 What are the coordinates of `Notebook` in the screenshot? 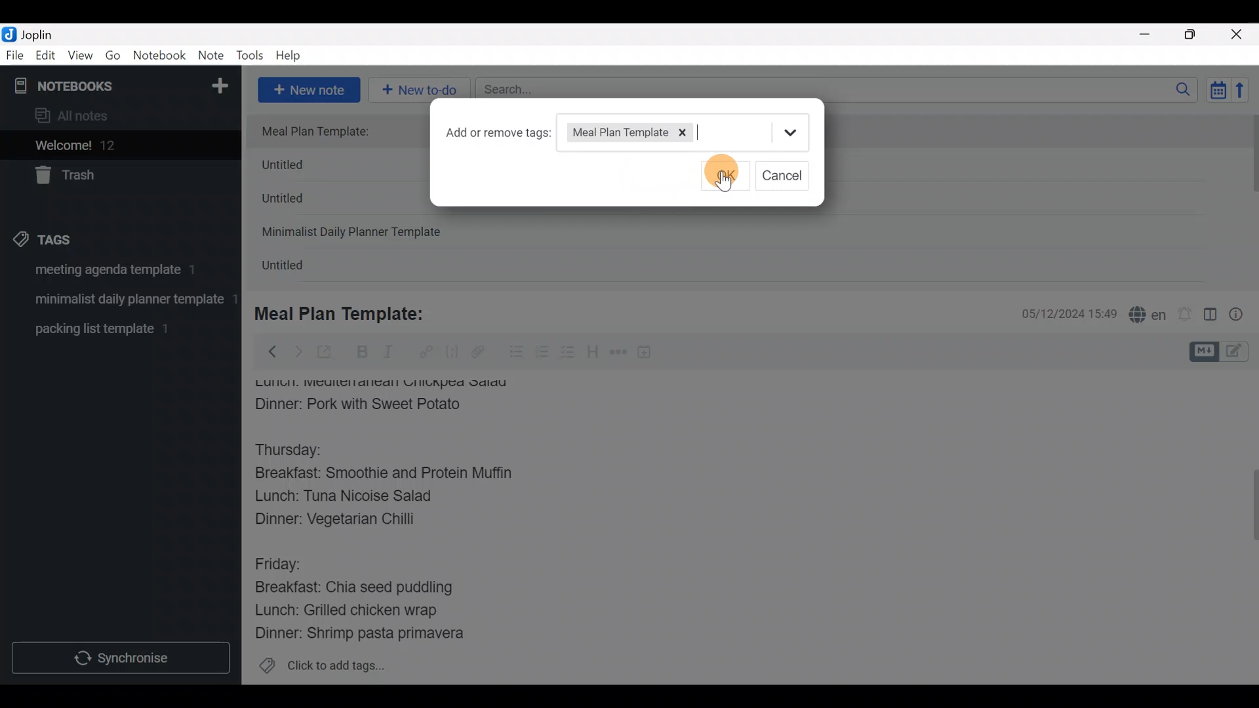 It's located at (160, 56).